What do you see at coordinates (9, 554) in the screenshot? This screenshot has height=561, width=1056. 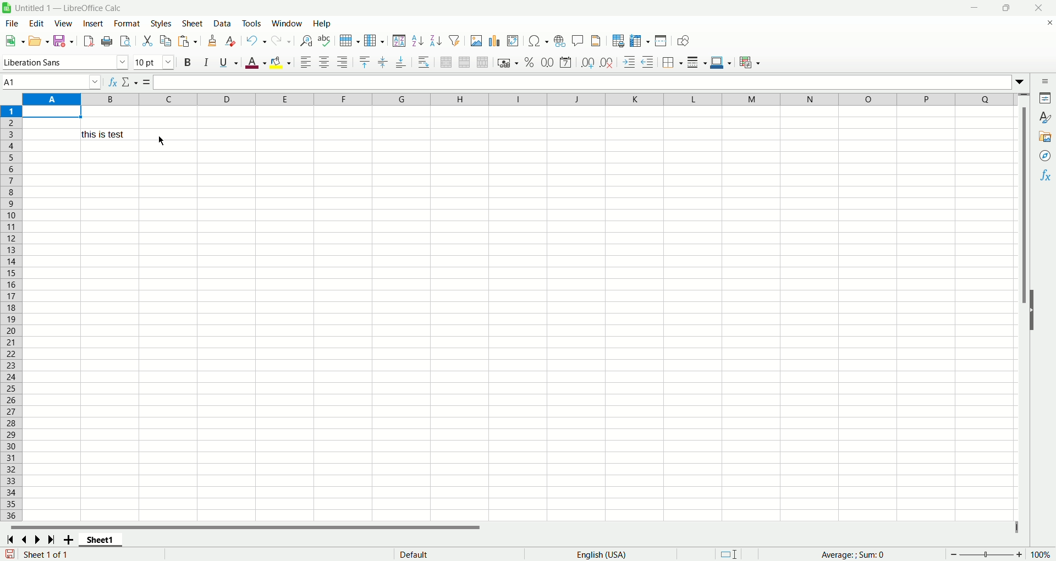 I see `save` at bounding box center [9, 554].